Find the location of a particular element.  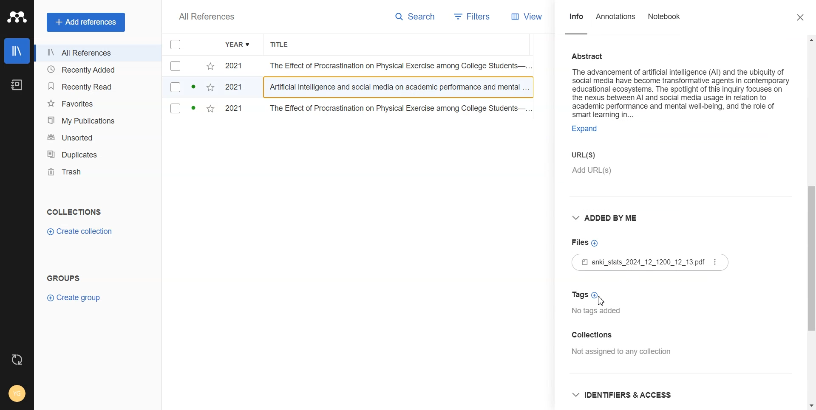

Annotations is located at coordinates (616, 22).